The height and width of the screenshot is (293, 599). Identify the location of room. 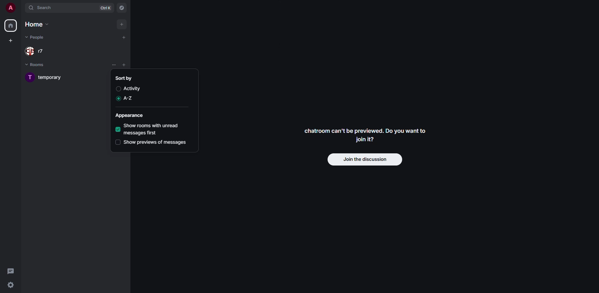
(47, 77).